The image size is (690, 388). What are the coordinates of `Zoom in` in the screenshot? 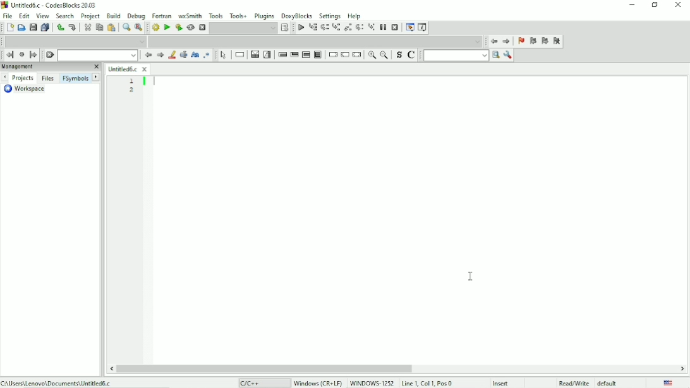 It's located at (373, 56).